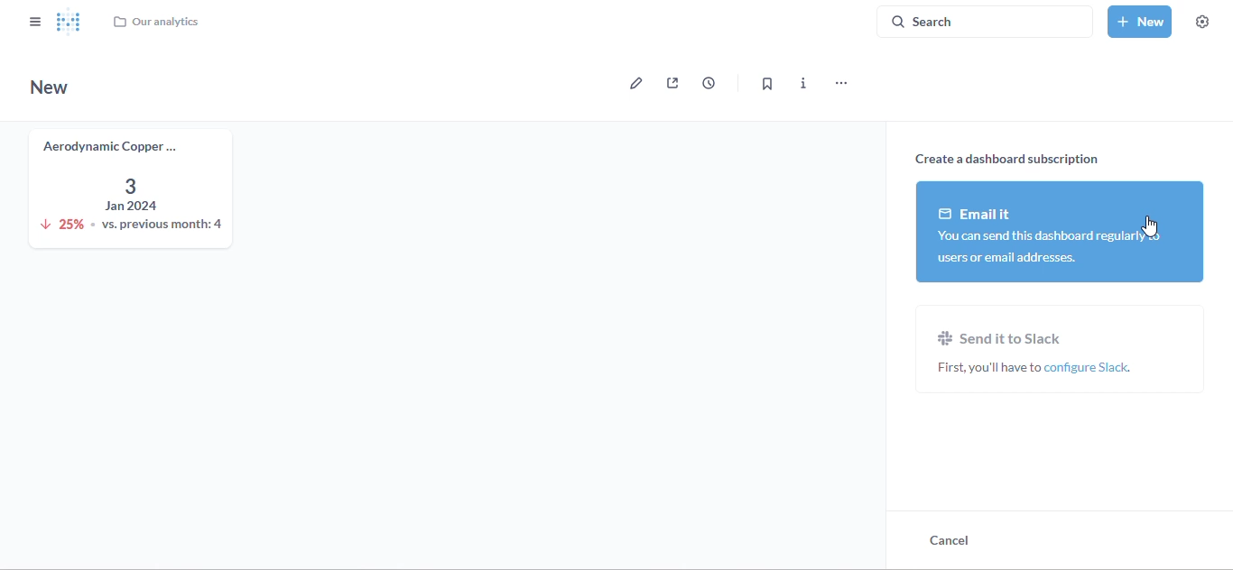  I want to click on settings, so click(1202, 22).